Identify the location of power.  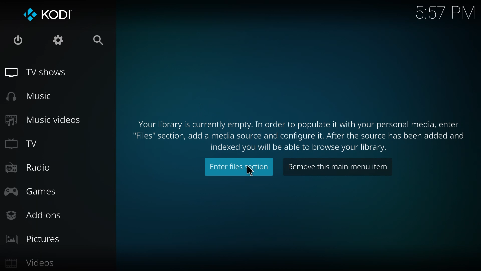
(16, 40).